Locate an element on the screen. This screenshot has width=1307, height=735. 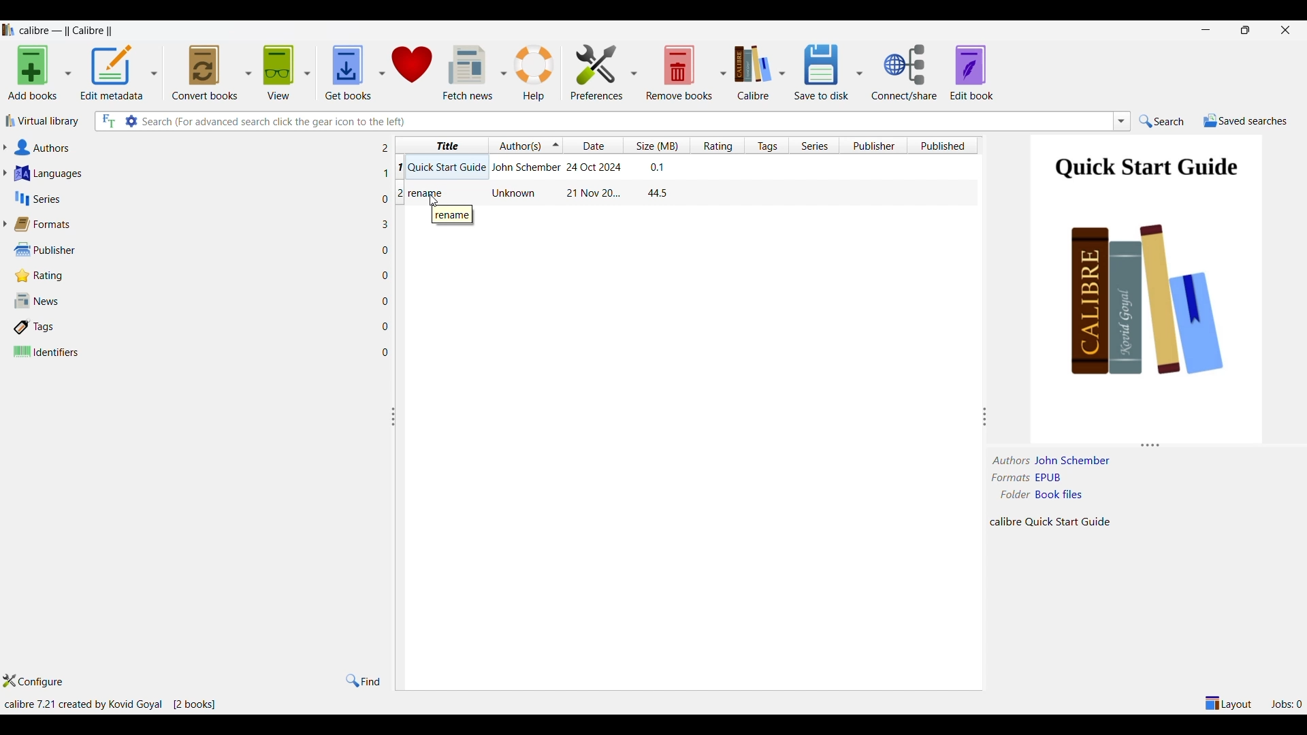
Details of software is located at coordinates (112, 704).